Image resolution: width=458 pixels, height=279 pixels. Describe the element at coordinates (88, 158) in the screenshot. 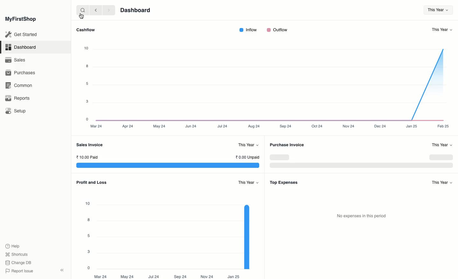

I see `10.00 Paid` at that location.